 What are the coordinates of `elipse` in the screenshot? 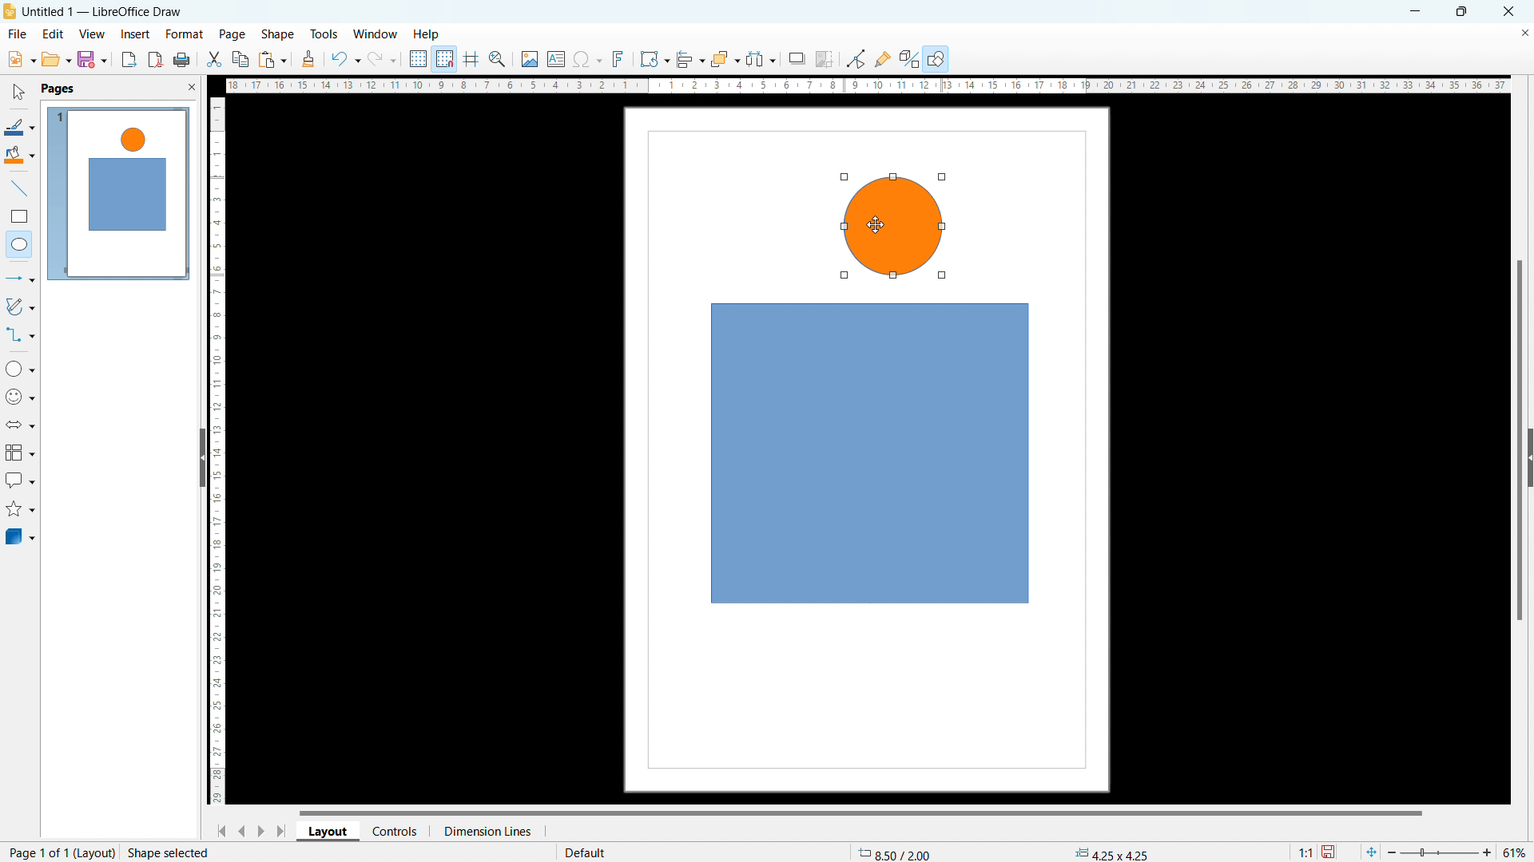 It's located at (19, 243).